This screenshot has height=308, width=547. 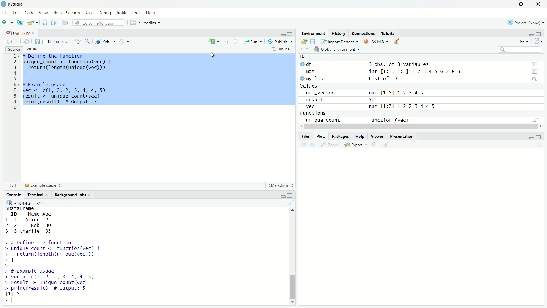 What do you see at coordinates (14, 194) in the screenshot?
I see `Console` at bounding box center [14, 194].